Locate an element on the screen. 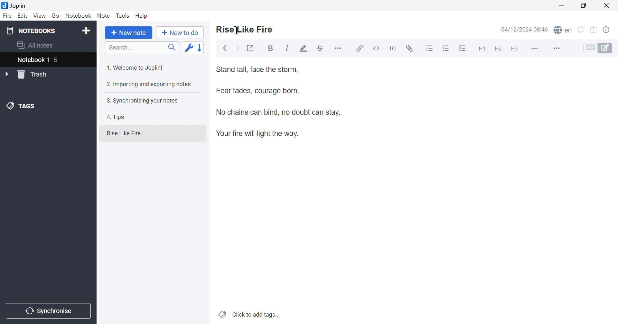  Fear fades, courage born. is located at coordinates (257, 90).